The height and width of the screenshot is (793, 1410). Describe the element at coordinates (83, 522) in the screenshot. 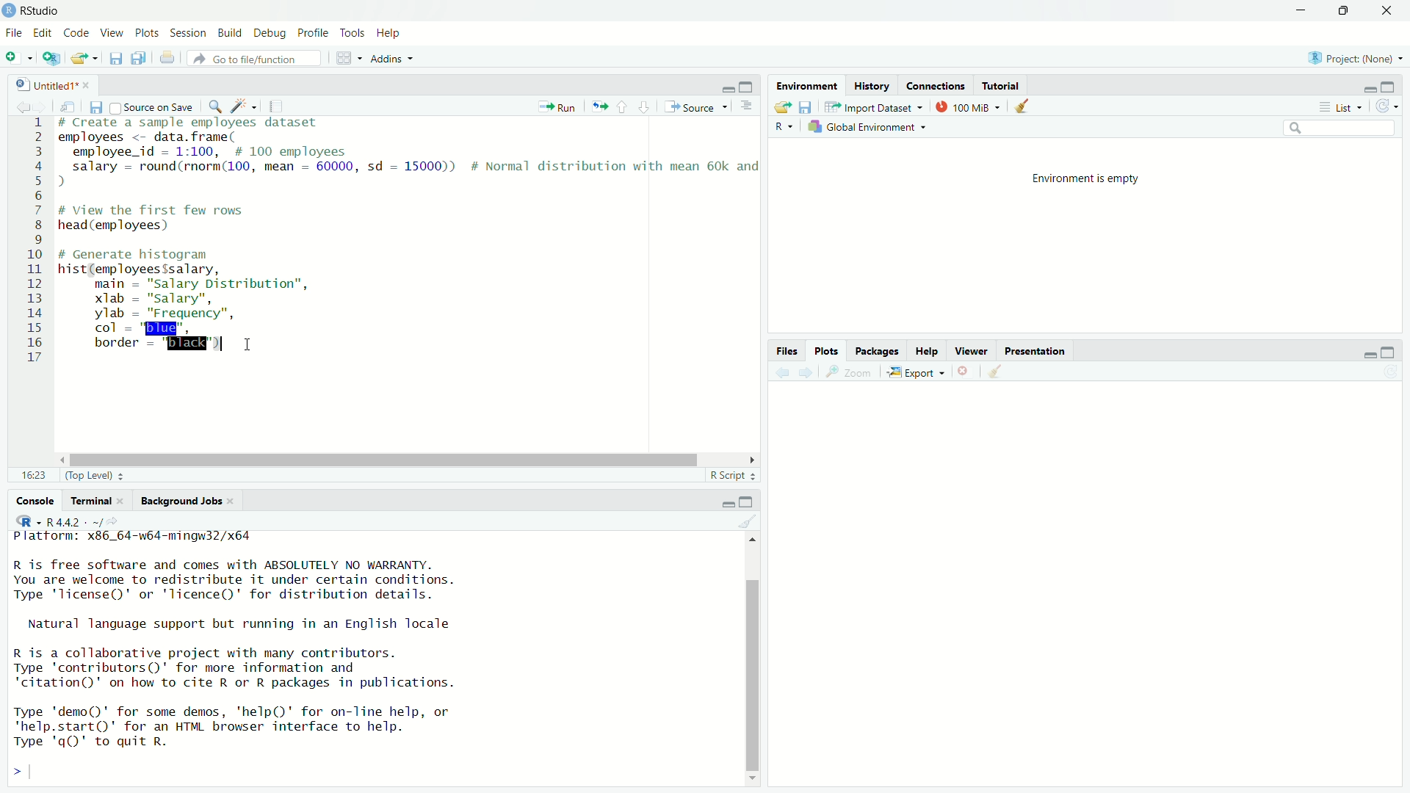

I see `R 4.4.2 - ~/` at that location.